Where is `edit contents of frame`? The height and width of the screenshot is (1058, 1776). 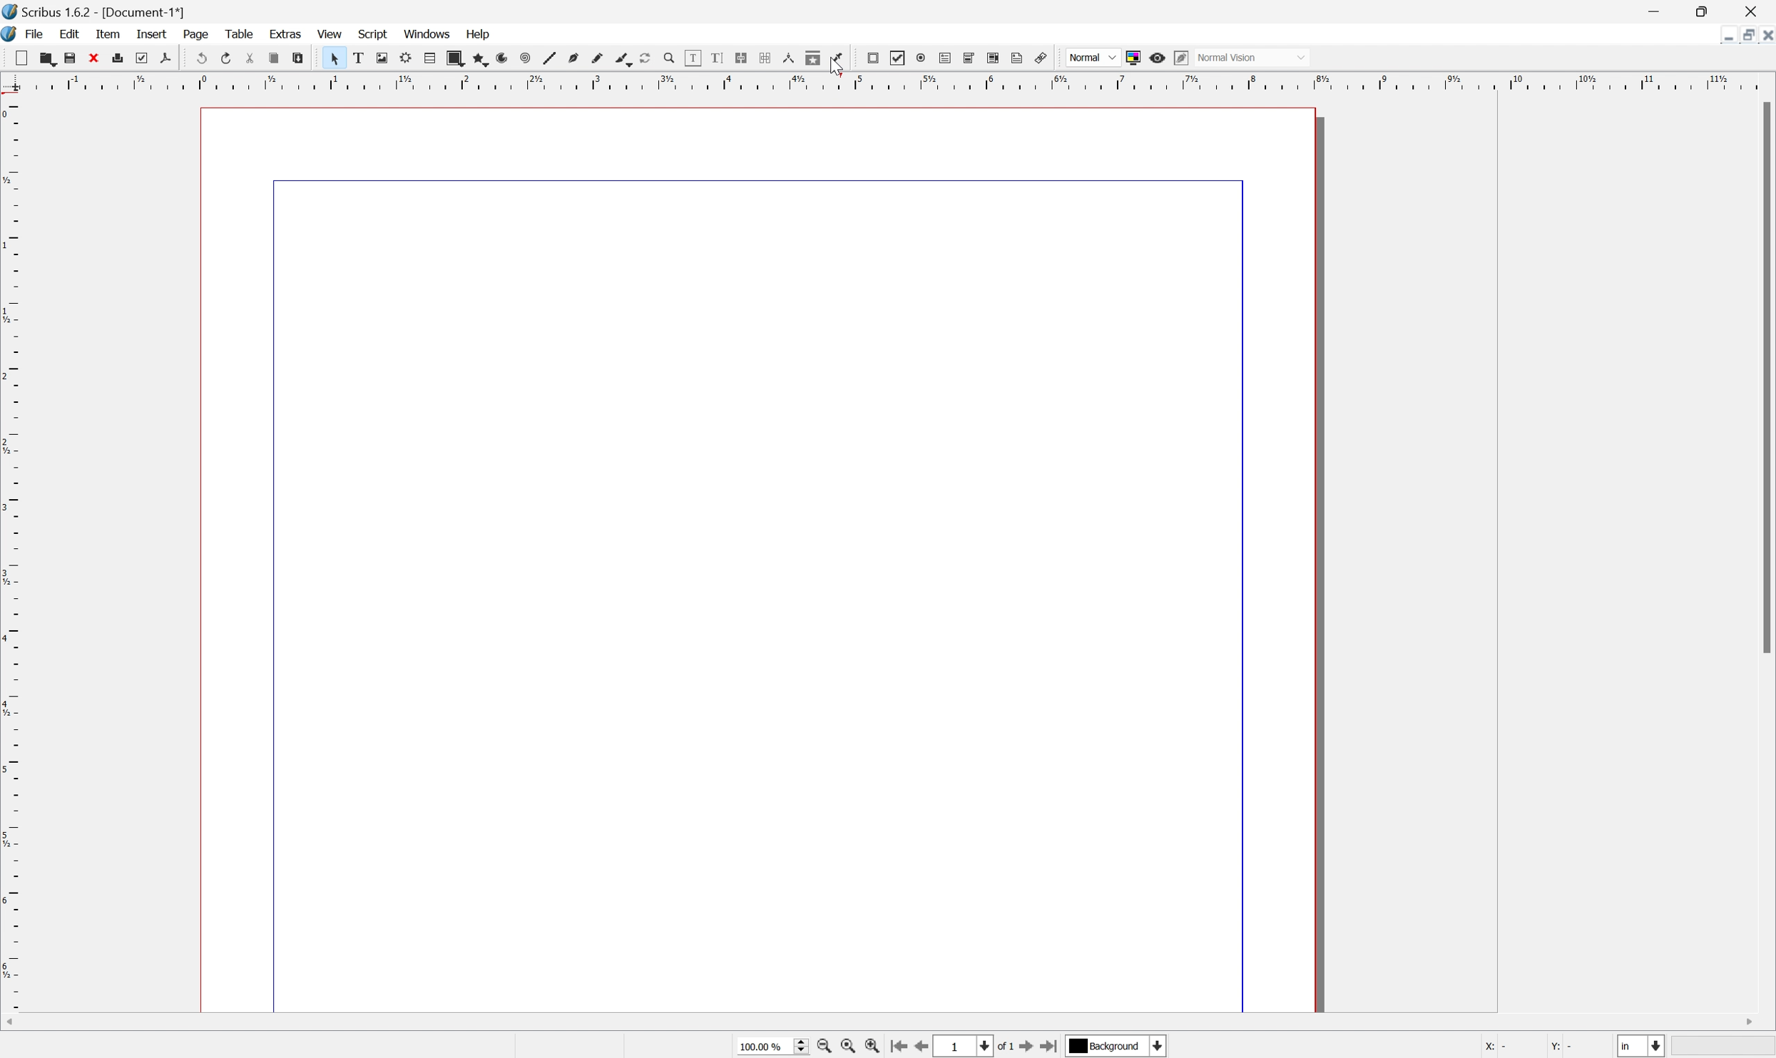
edit contents of frame is located at coordinates (692, 60).